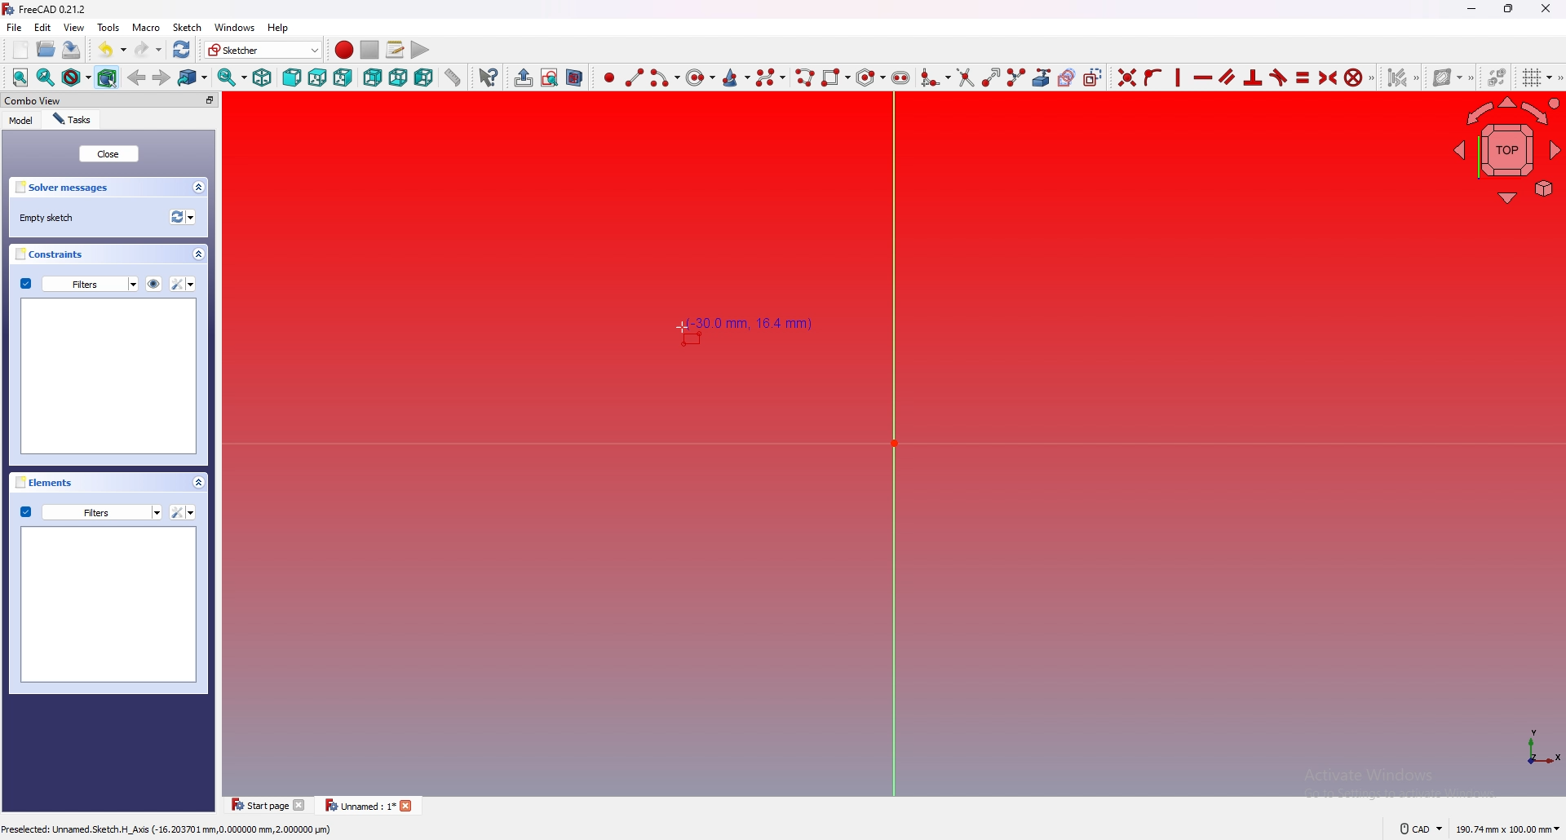 The width and height of the screenshot is (1566, 840). What do you see at coordinates (1203, 77) in the screenshot?
I see `constraint vertically` at bounding box center [1203, 77].